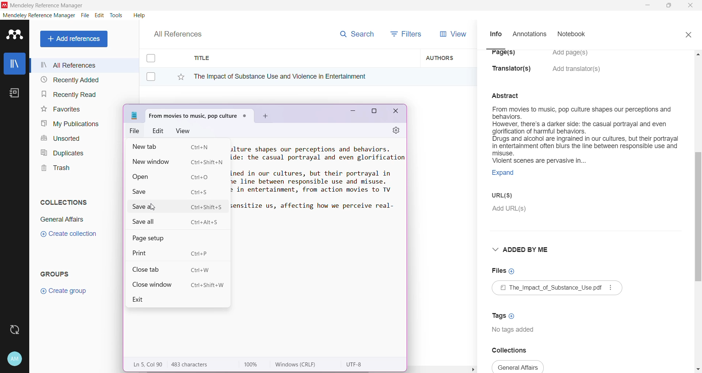 The height and width of the screenshot is (373, 702). Describe the element at coordinates (147, 364) in the screenshot. I see `Line, Column of the pasted text area on the Notepad` at that location.